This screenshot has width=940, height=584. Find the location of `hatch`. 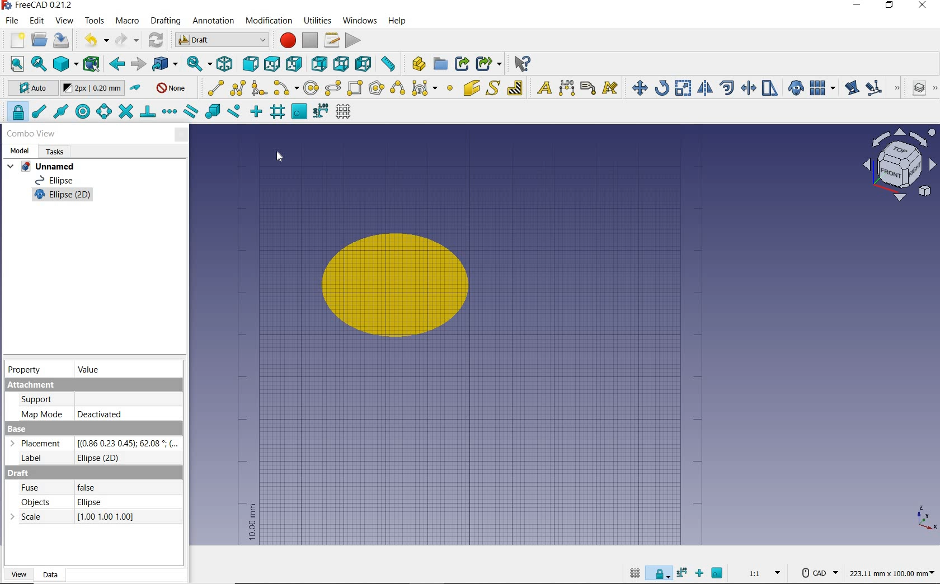

hatch is located at coordinates (515, 88).